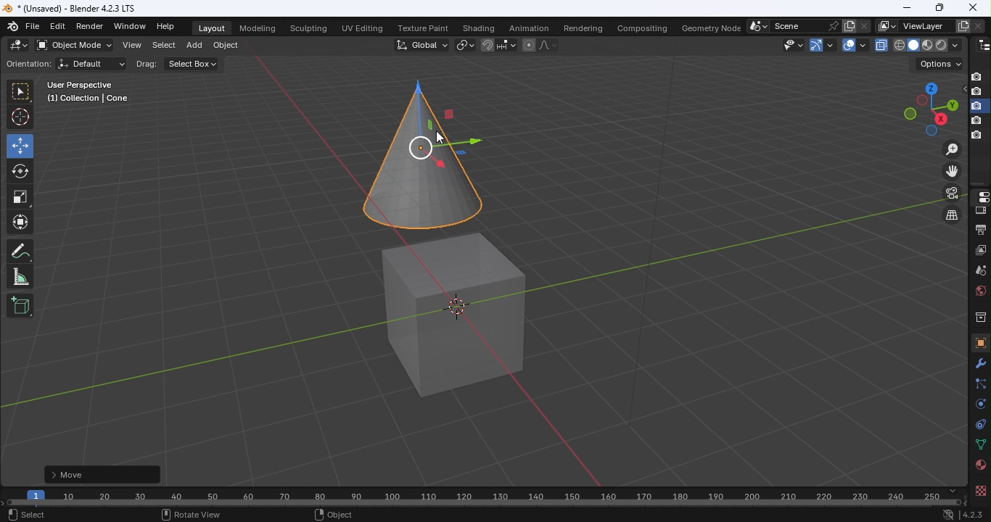 The width and height of the screenshot is (991, 522). Describe the element at coordinates (580, 26) in the screenshot. I see `Rendering` at that location.